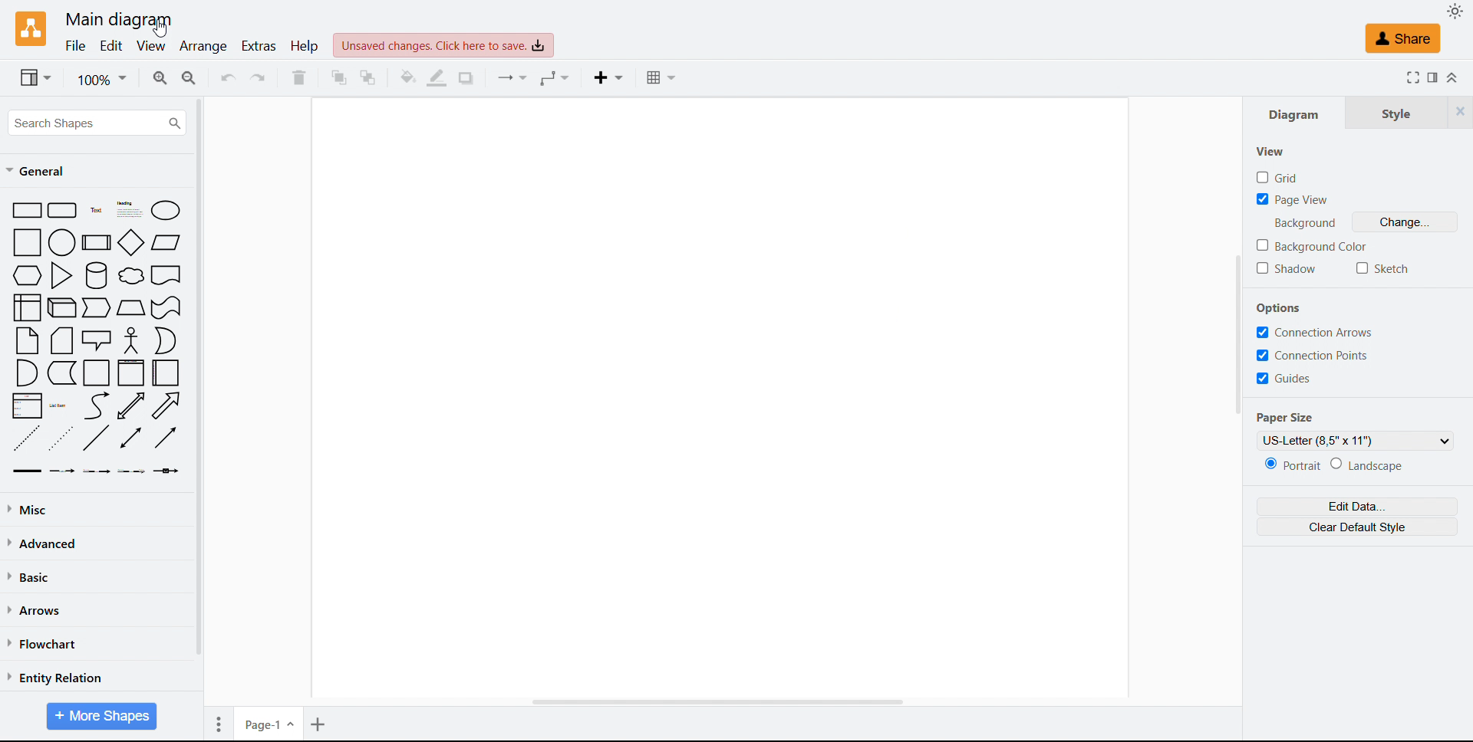  What do you see at coordinates (1316, 356) in the screenshot?
I see `connection points ` at bounding box center [1316, 356].